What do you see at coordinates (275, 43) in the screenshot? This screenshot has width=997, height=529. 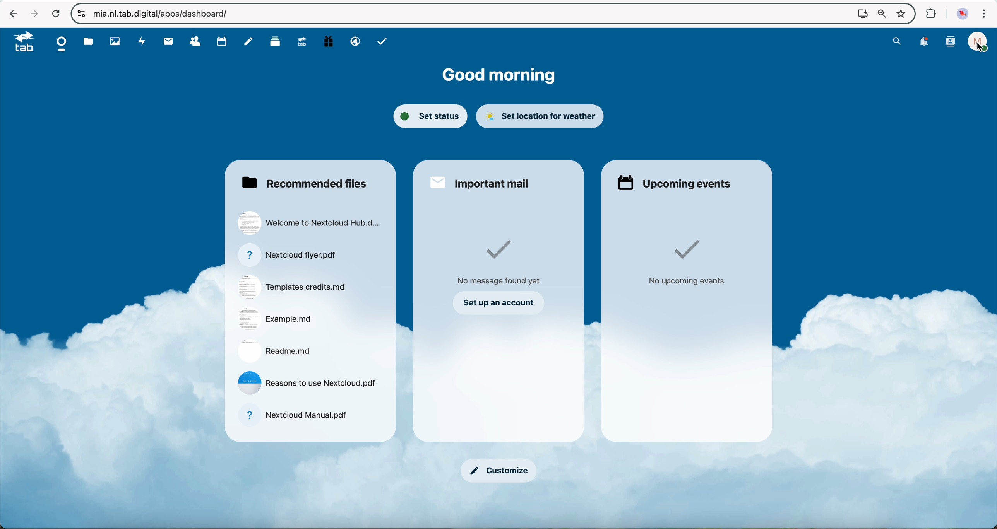 I see `deck` at bounding box center [275, 43].